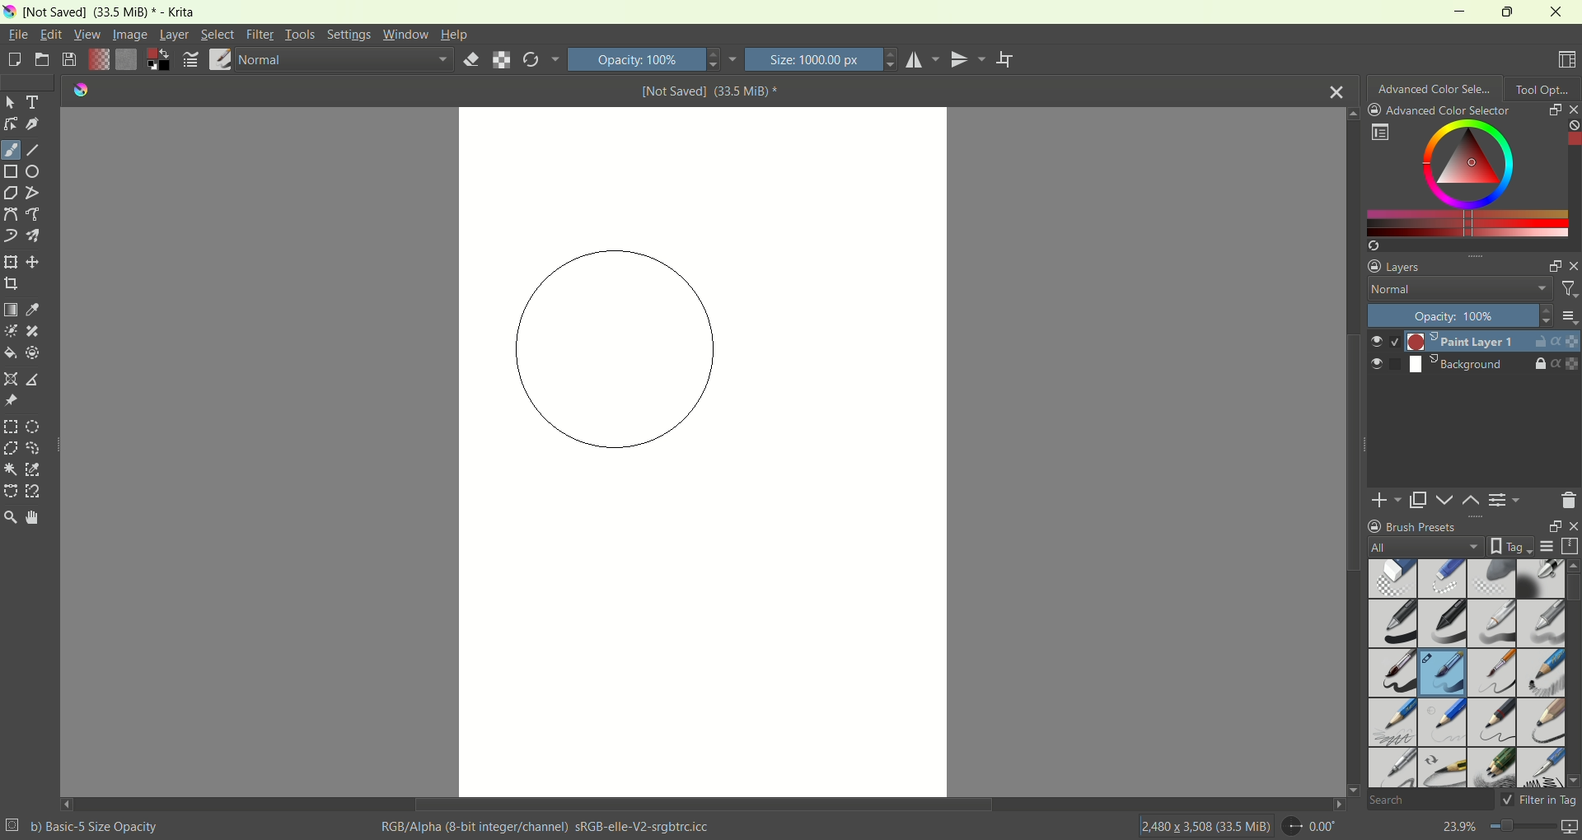 The image size is (1582, 840). I want to click on pan, so click(30, 516).